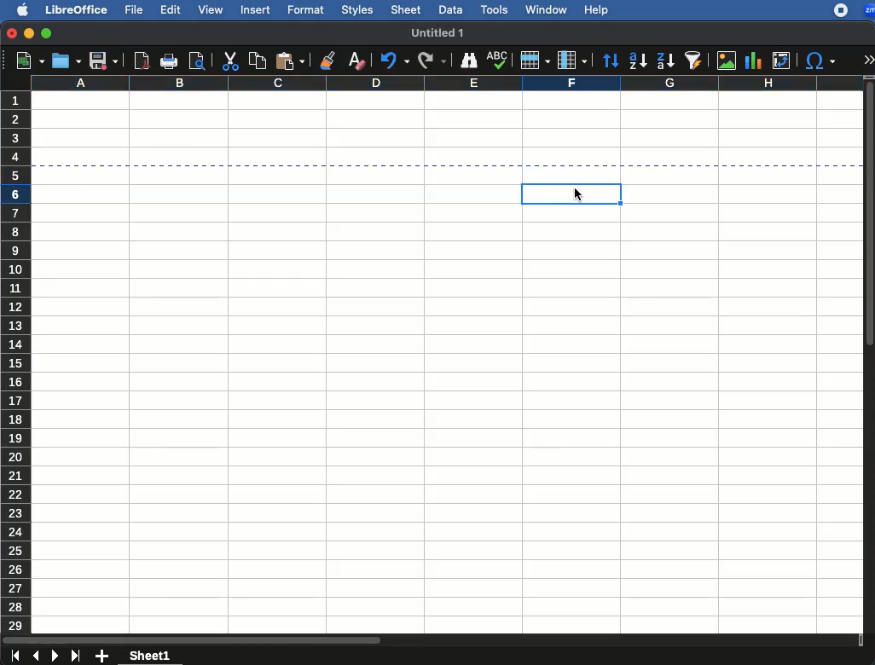 The width and height of the screenshot is (875, 665). What do you see at coordinates (469, 61) in the screenshot?
I see `finder` at bounding box center [469, 61].